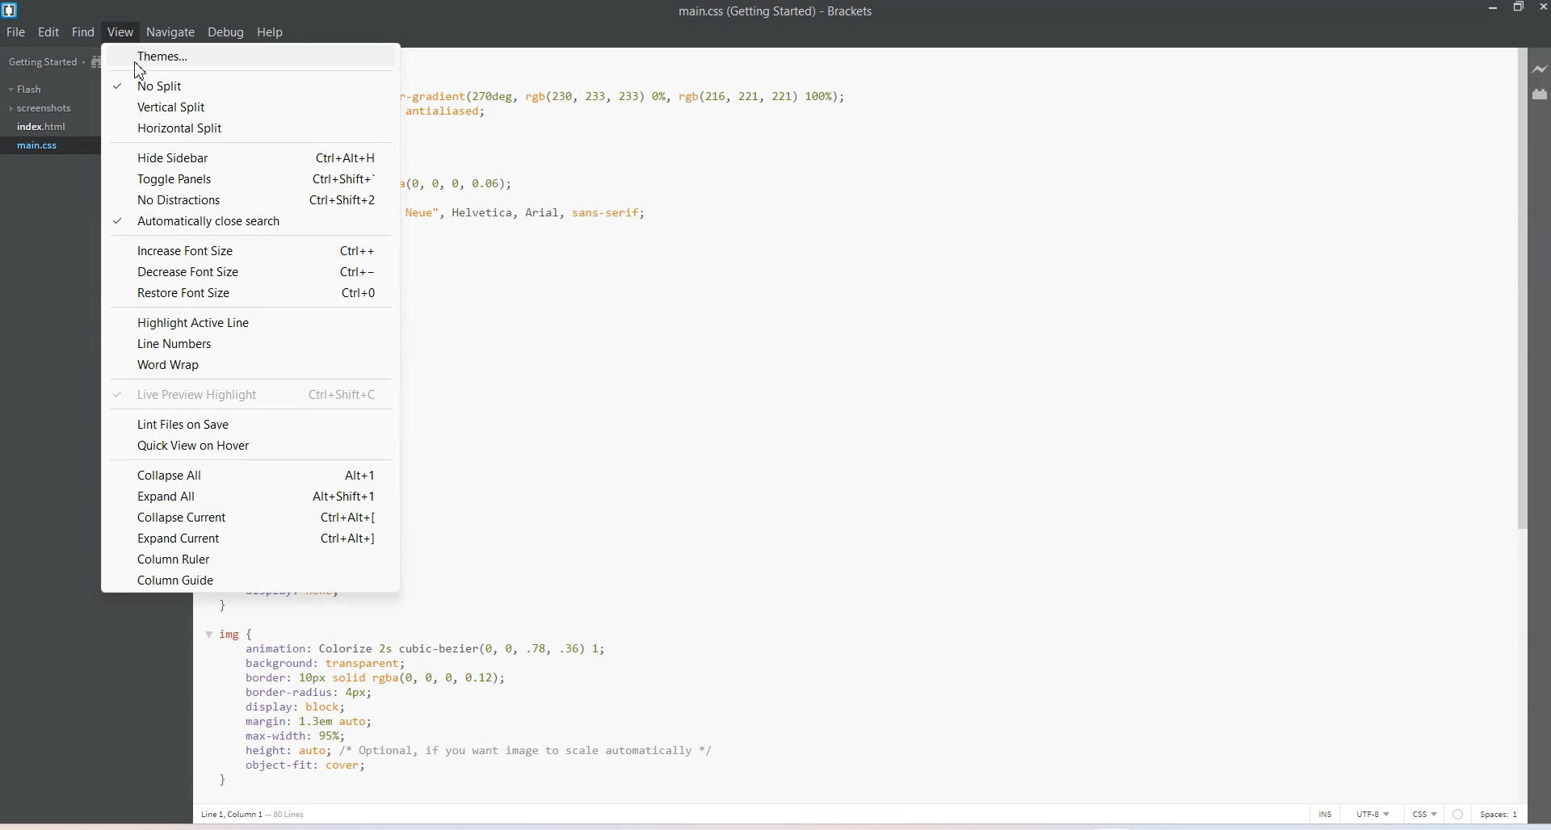 This screenshot has width=1551, height=830. I want to click on restore Font Size, so click(247, 293).